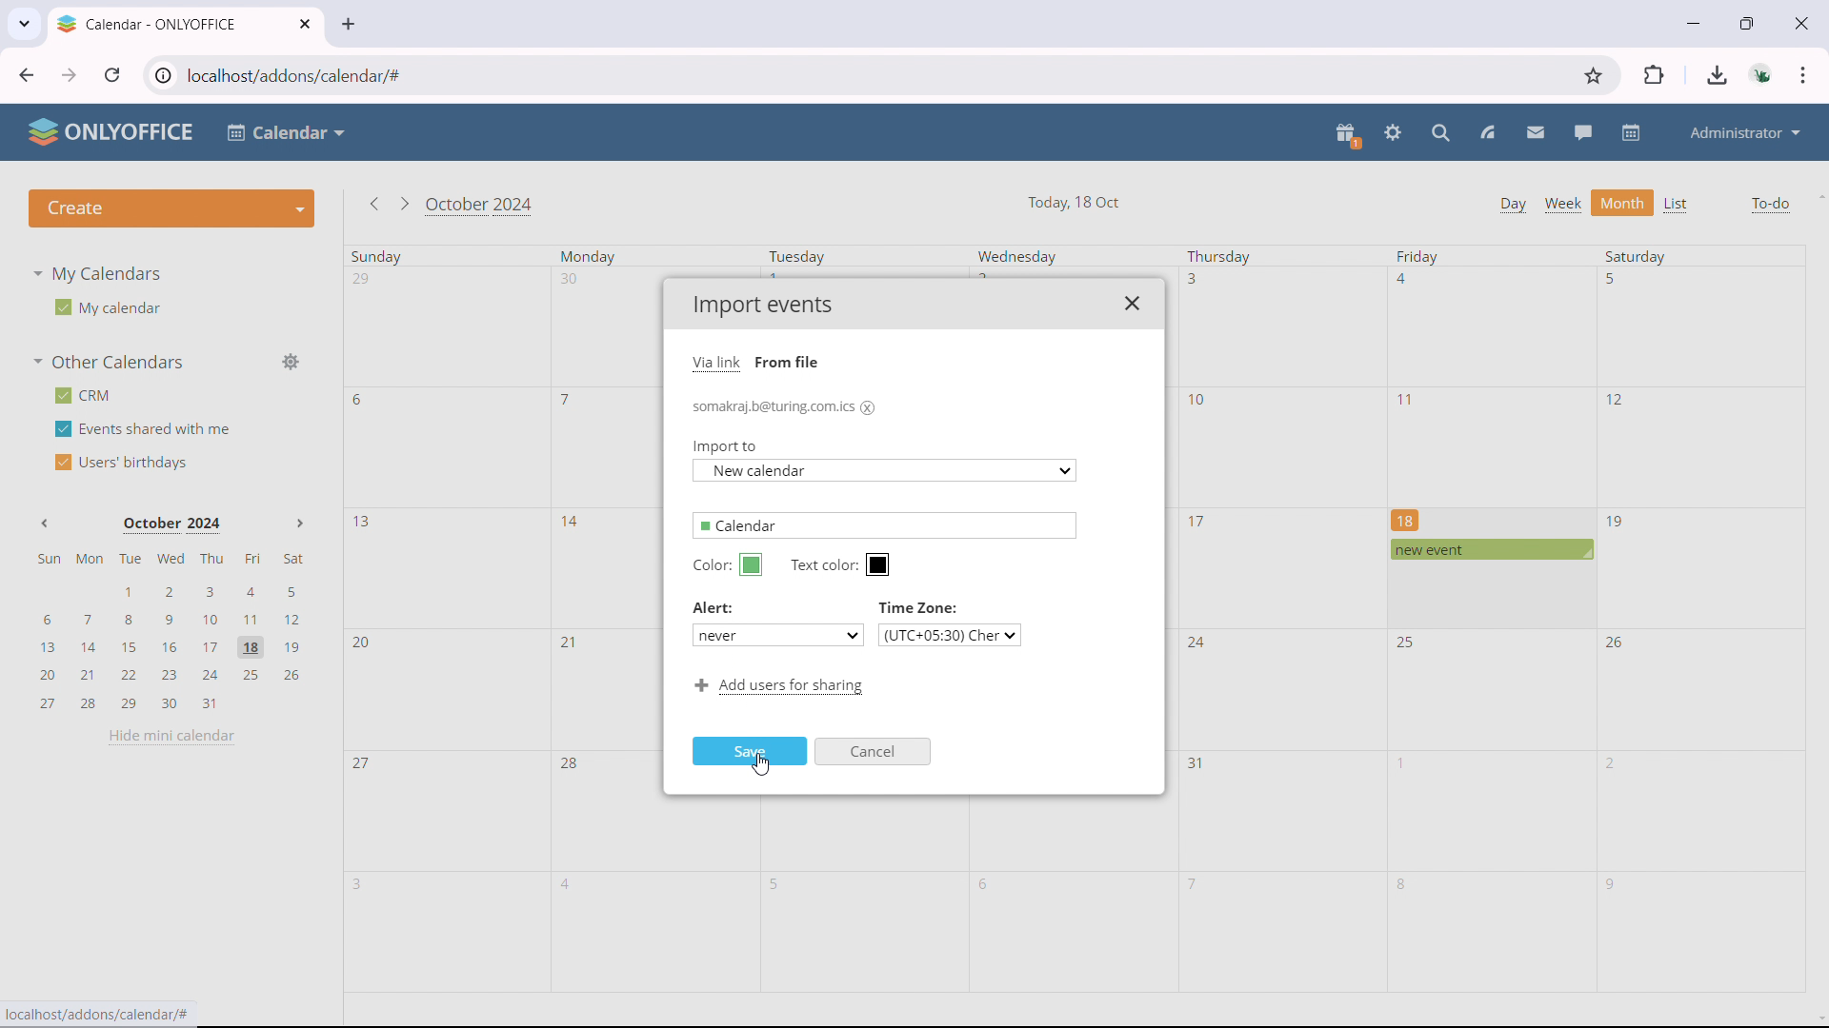 This screenshot has width=1829, height=1028. What do you see at coordinates (1194, 882) in the screenshot?
I see `7` at bounding box center [1194, 882].